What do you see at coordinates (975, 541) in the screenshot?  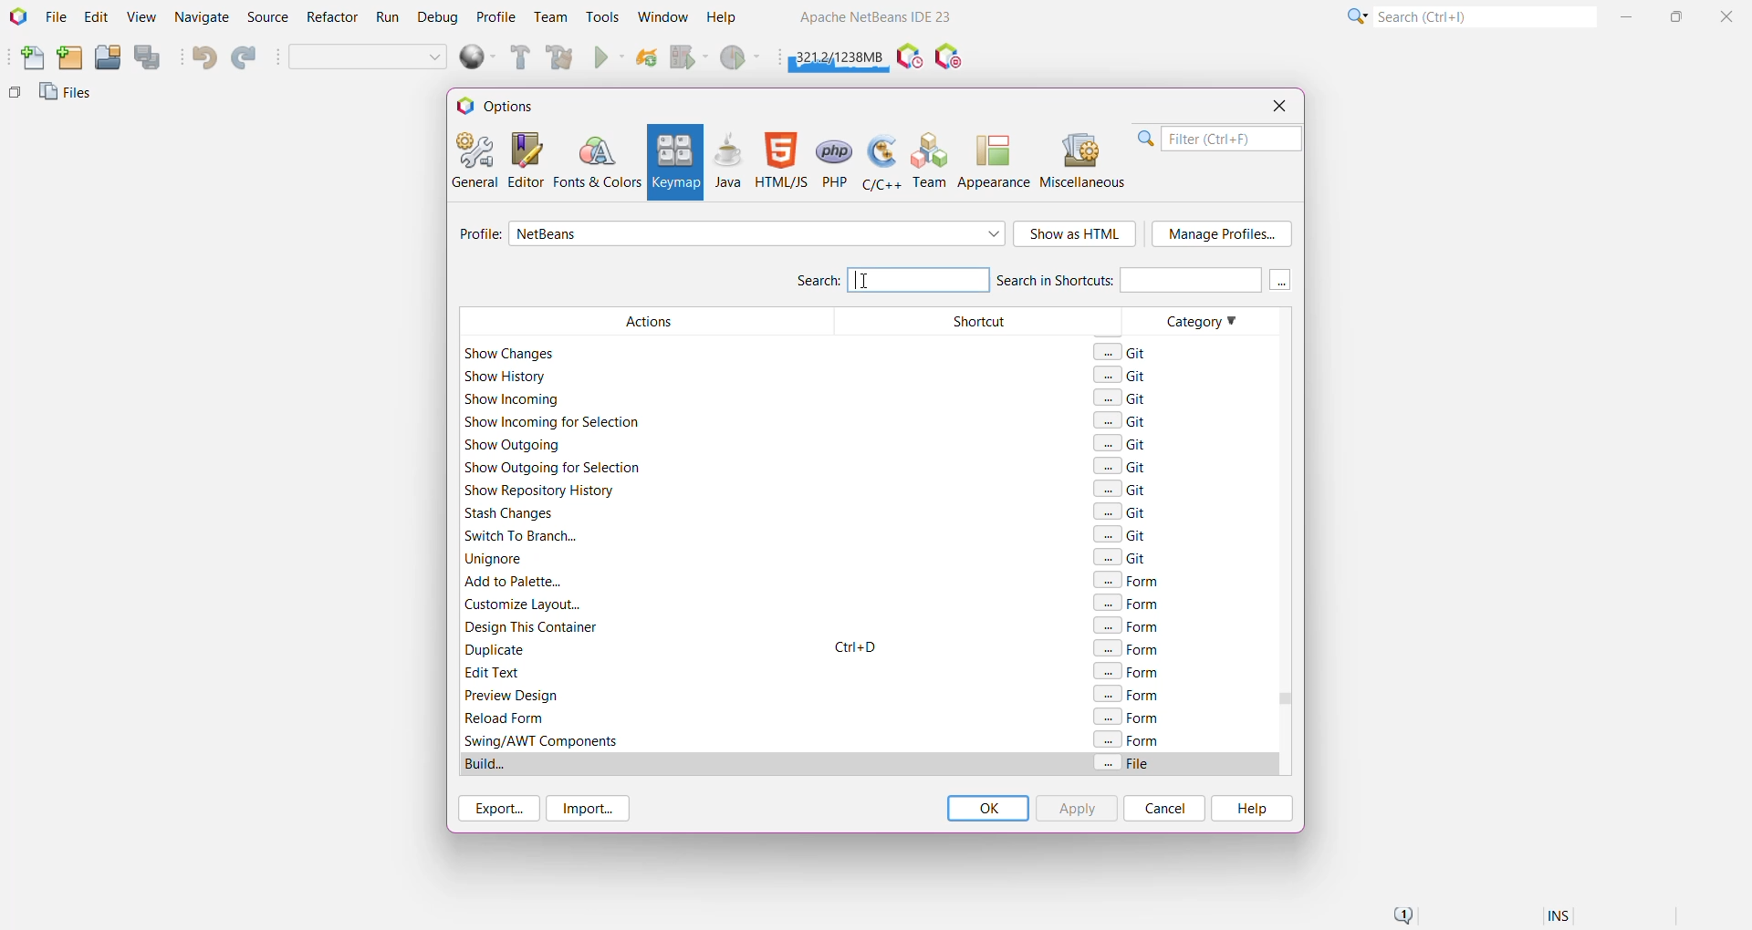 I see `Shortcut` at bounding box center [975, 541].